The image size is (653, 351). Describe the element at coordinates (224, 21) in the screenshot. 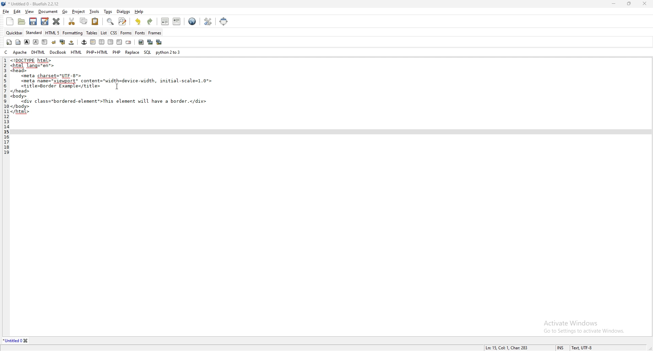

I see `full screen` at that location.